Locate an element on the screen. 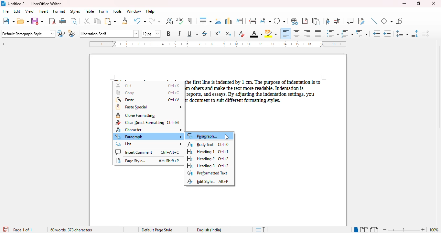  book view is located at coordinates (374, 229).